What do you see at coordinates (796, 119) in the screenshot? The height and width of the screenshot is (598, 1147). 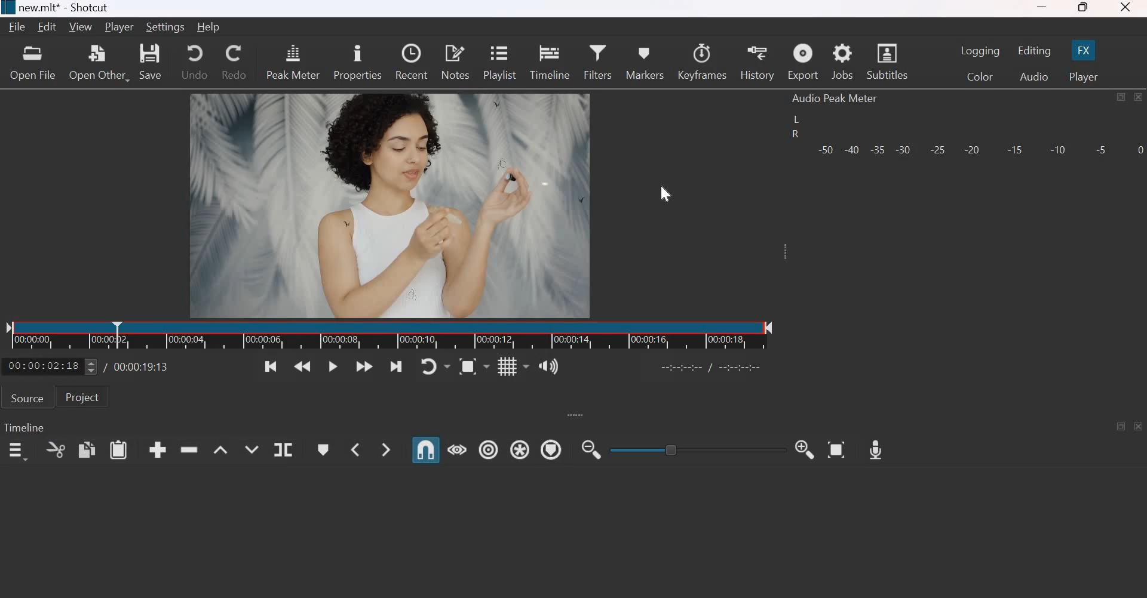 I see `Left` at bounding box center [796, 119].